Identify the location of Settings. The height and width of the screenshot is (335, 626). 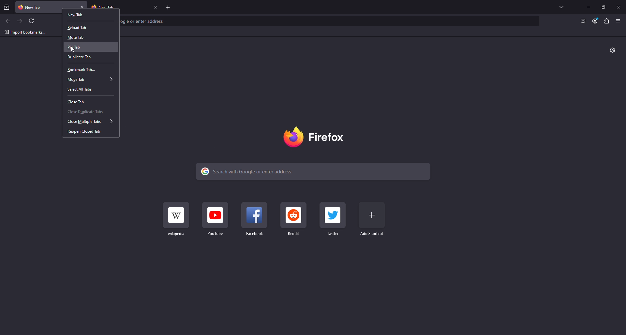
(613, 51).